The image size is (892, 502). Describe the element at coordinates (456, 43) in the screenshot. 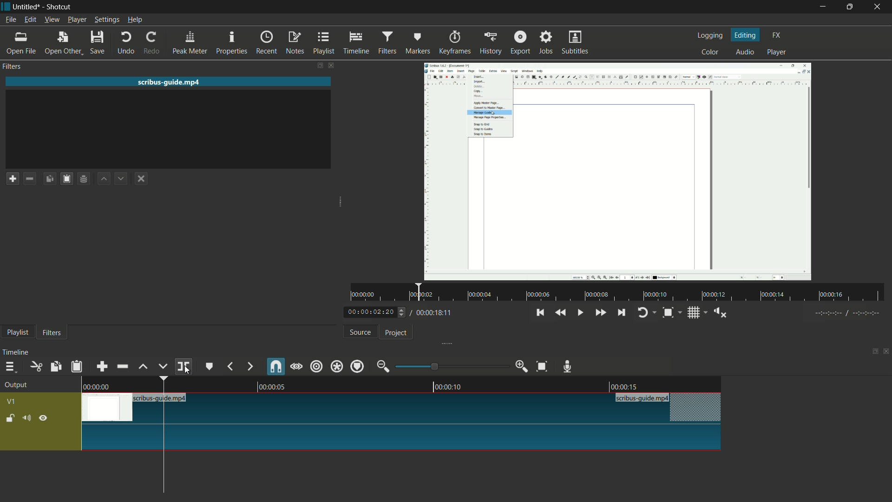

I see `keyframes` at that location.